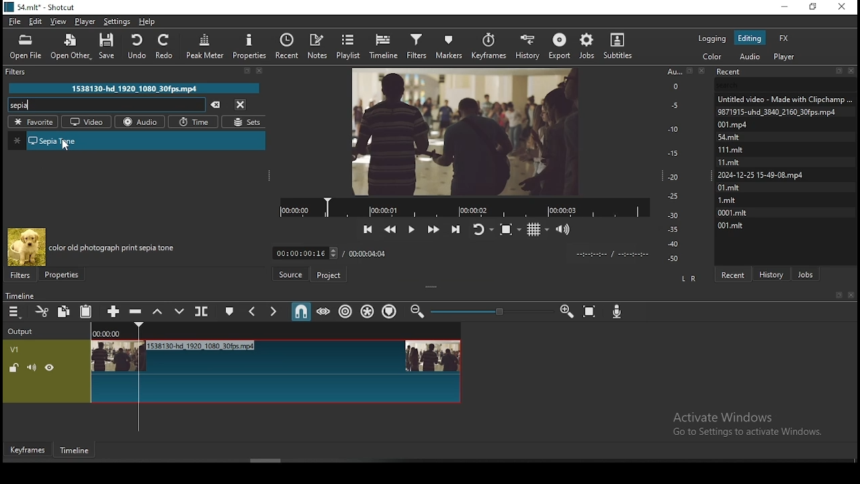 This screenshot has height=484, width=860. What do you see at coordinates (785, 38) in the screenshot?
I see `fx` at bounding box center [785, 38].